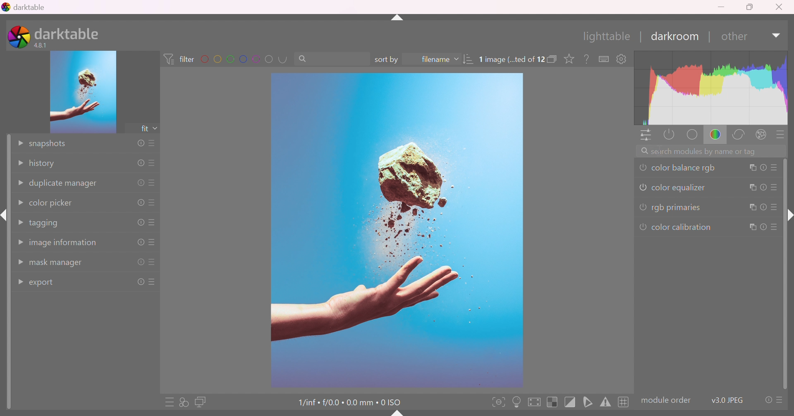 This screenshot has height=416, width=794. I want to click on search module by name or tag, so click(712, 151).